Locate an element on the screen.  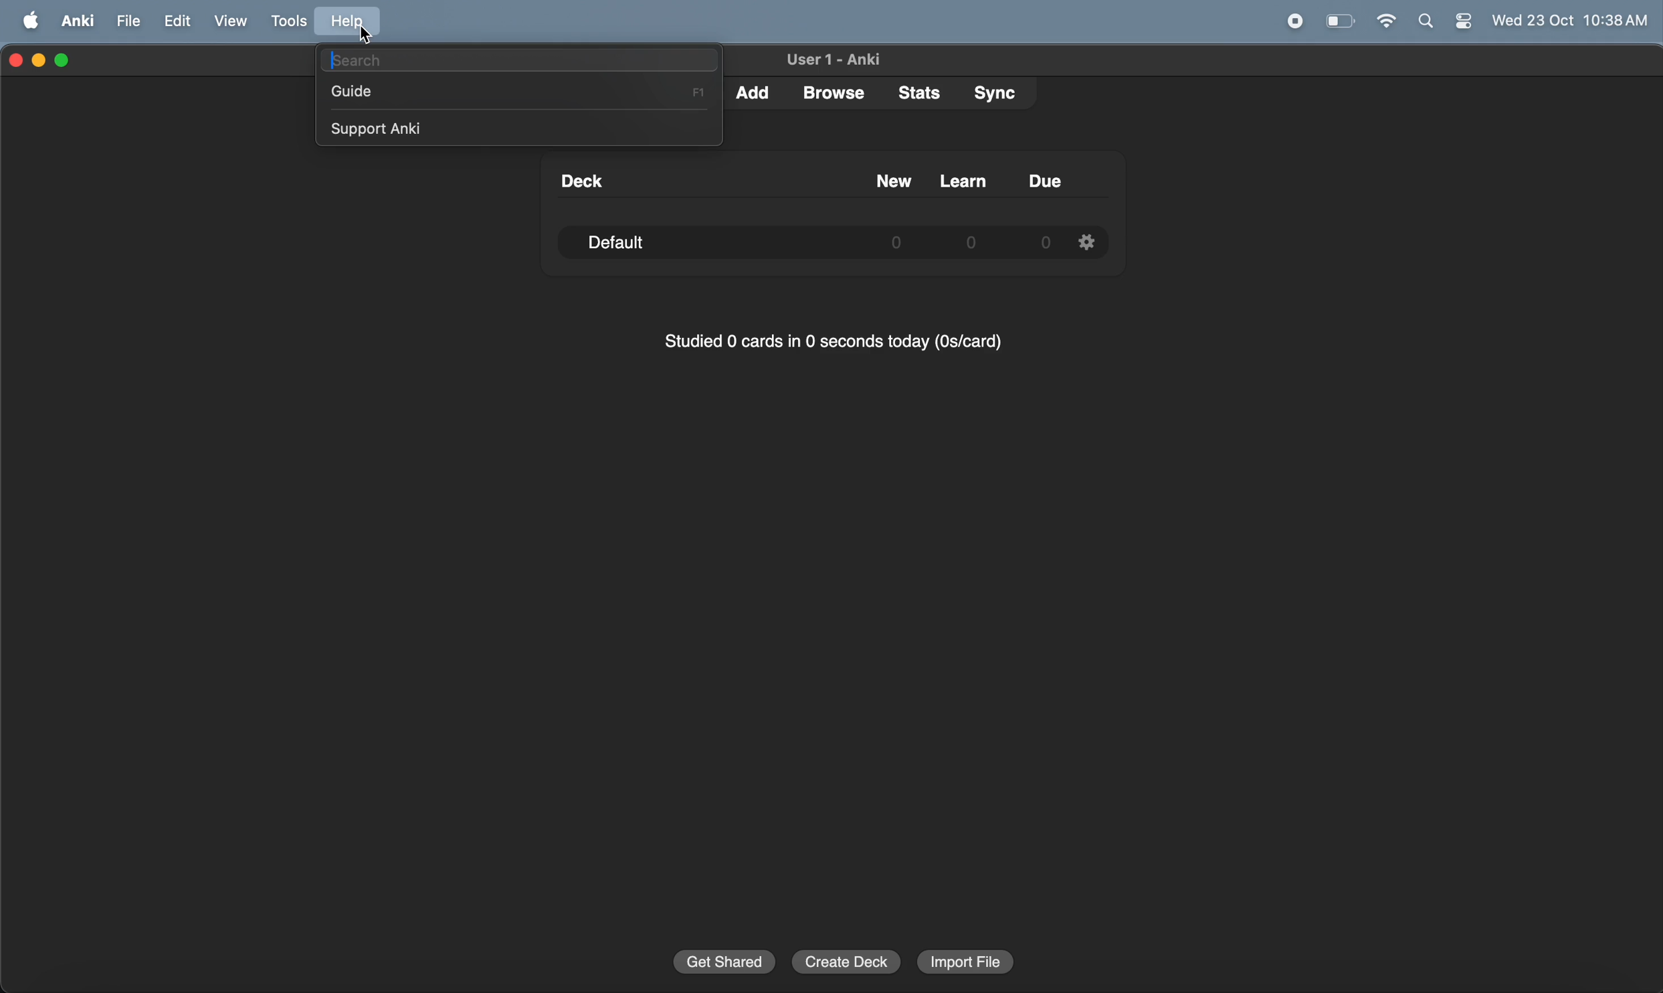
sync is located at coordinates (991, 94).